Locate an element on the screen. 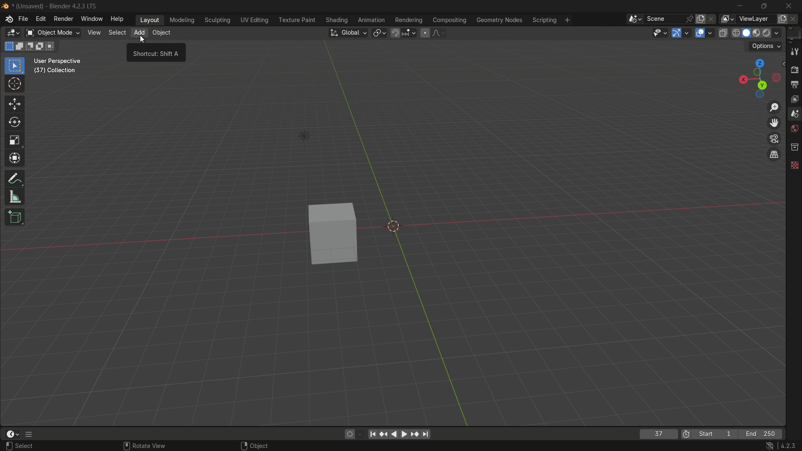  select is located at coordinates (25, 448).